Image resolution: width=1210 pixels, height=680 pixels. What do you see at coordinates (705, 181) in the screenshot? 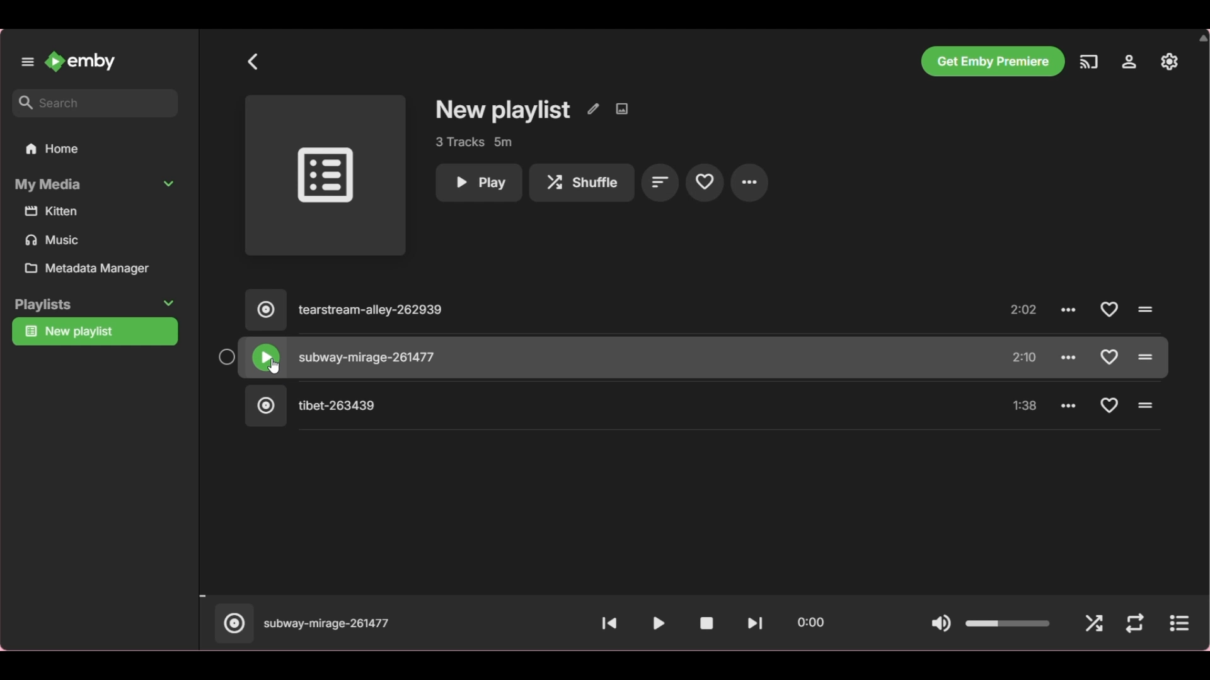
I see `Add to favourite ` at bounding box center [705, 181].